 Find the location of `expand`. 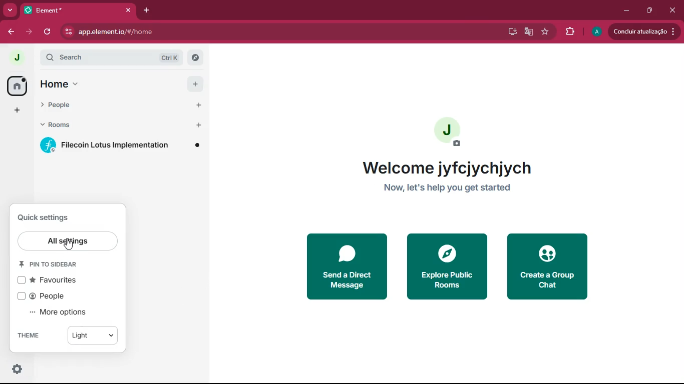

expand is located at coordinates (34, 58).